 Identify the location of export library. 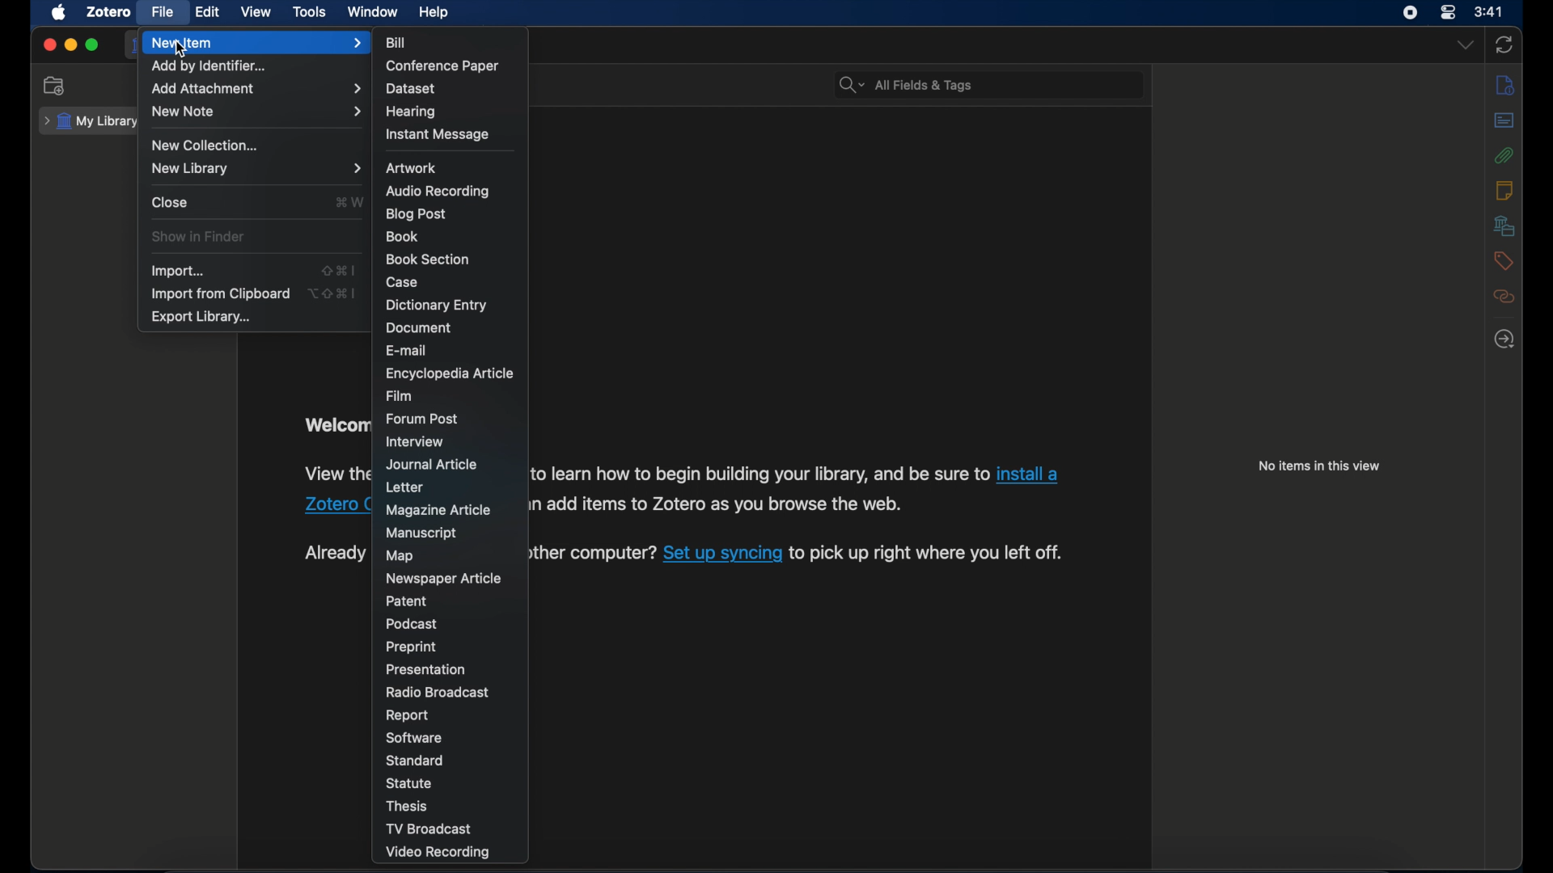
(202, 318).